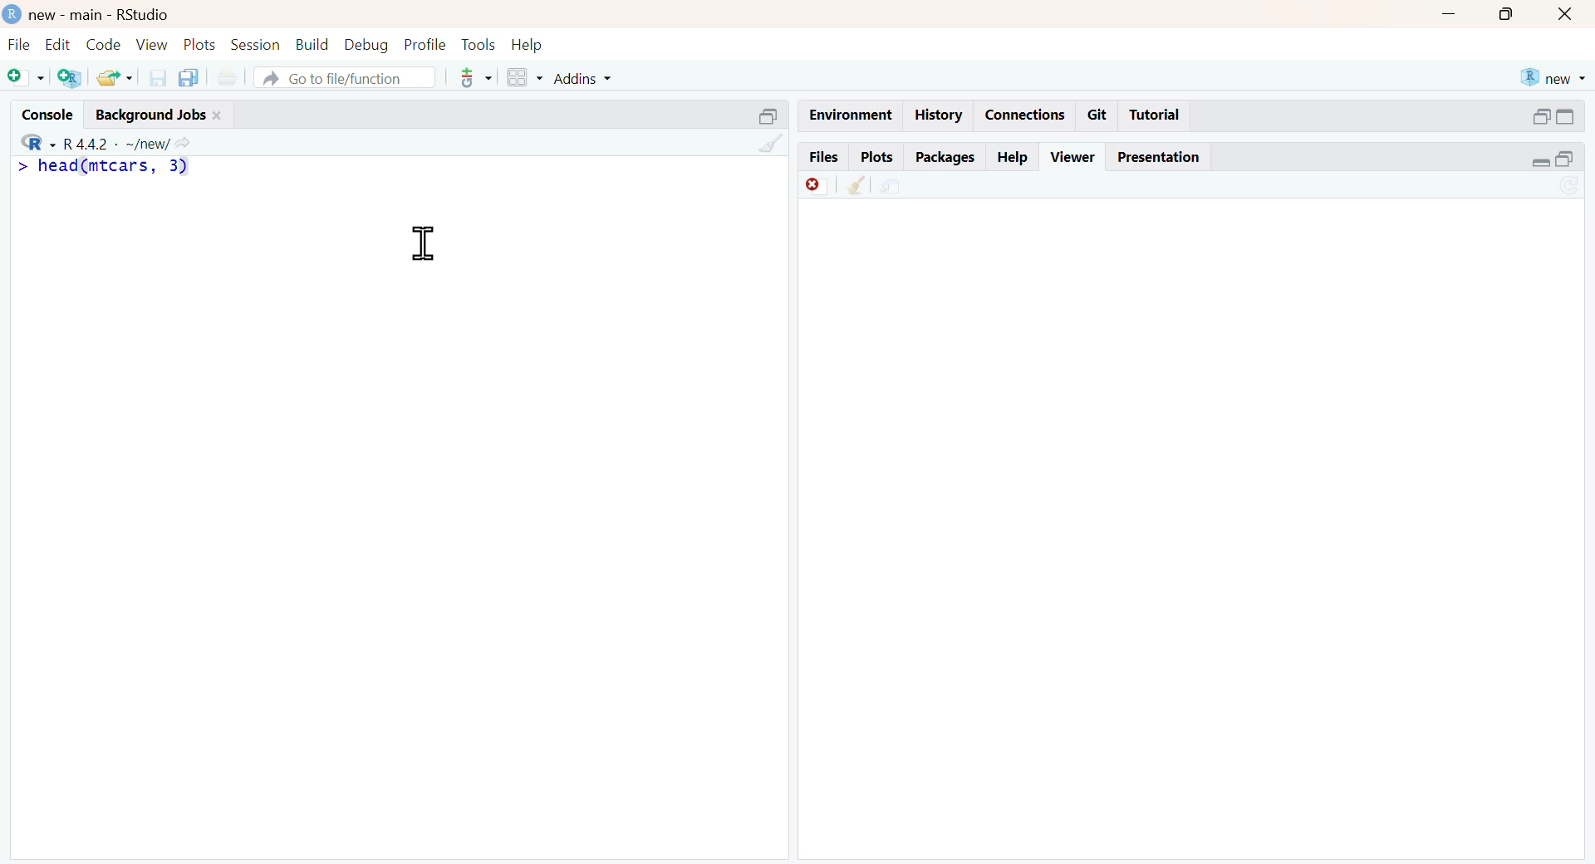  I want to click on Files, so click(818, 155).